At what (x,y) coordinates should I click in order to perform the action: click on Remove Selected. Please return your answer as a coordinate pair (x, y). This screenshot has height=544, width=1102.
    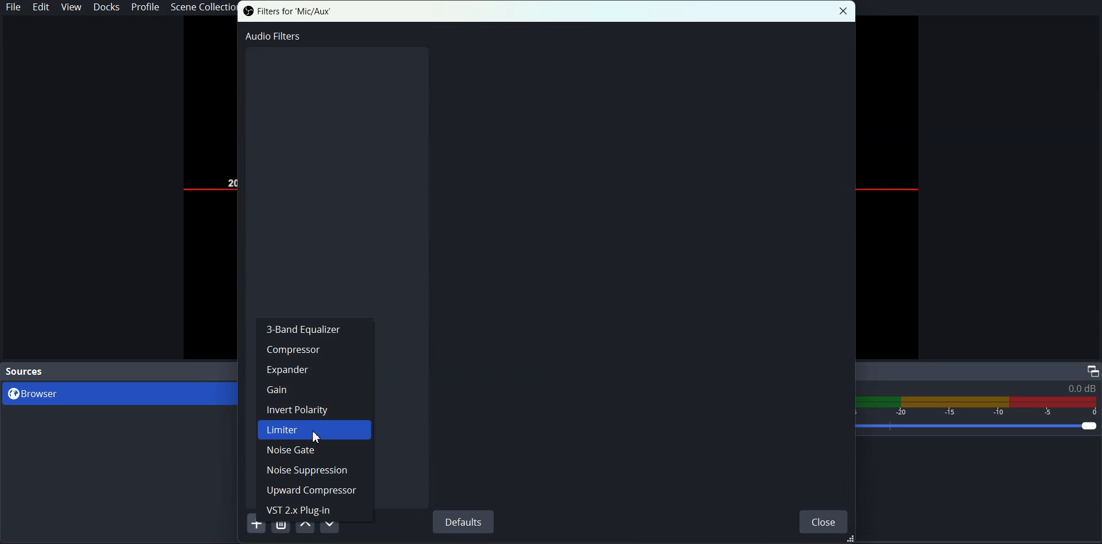
    Looking at the image, I should click on (280, 527).